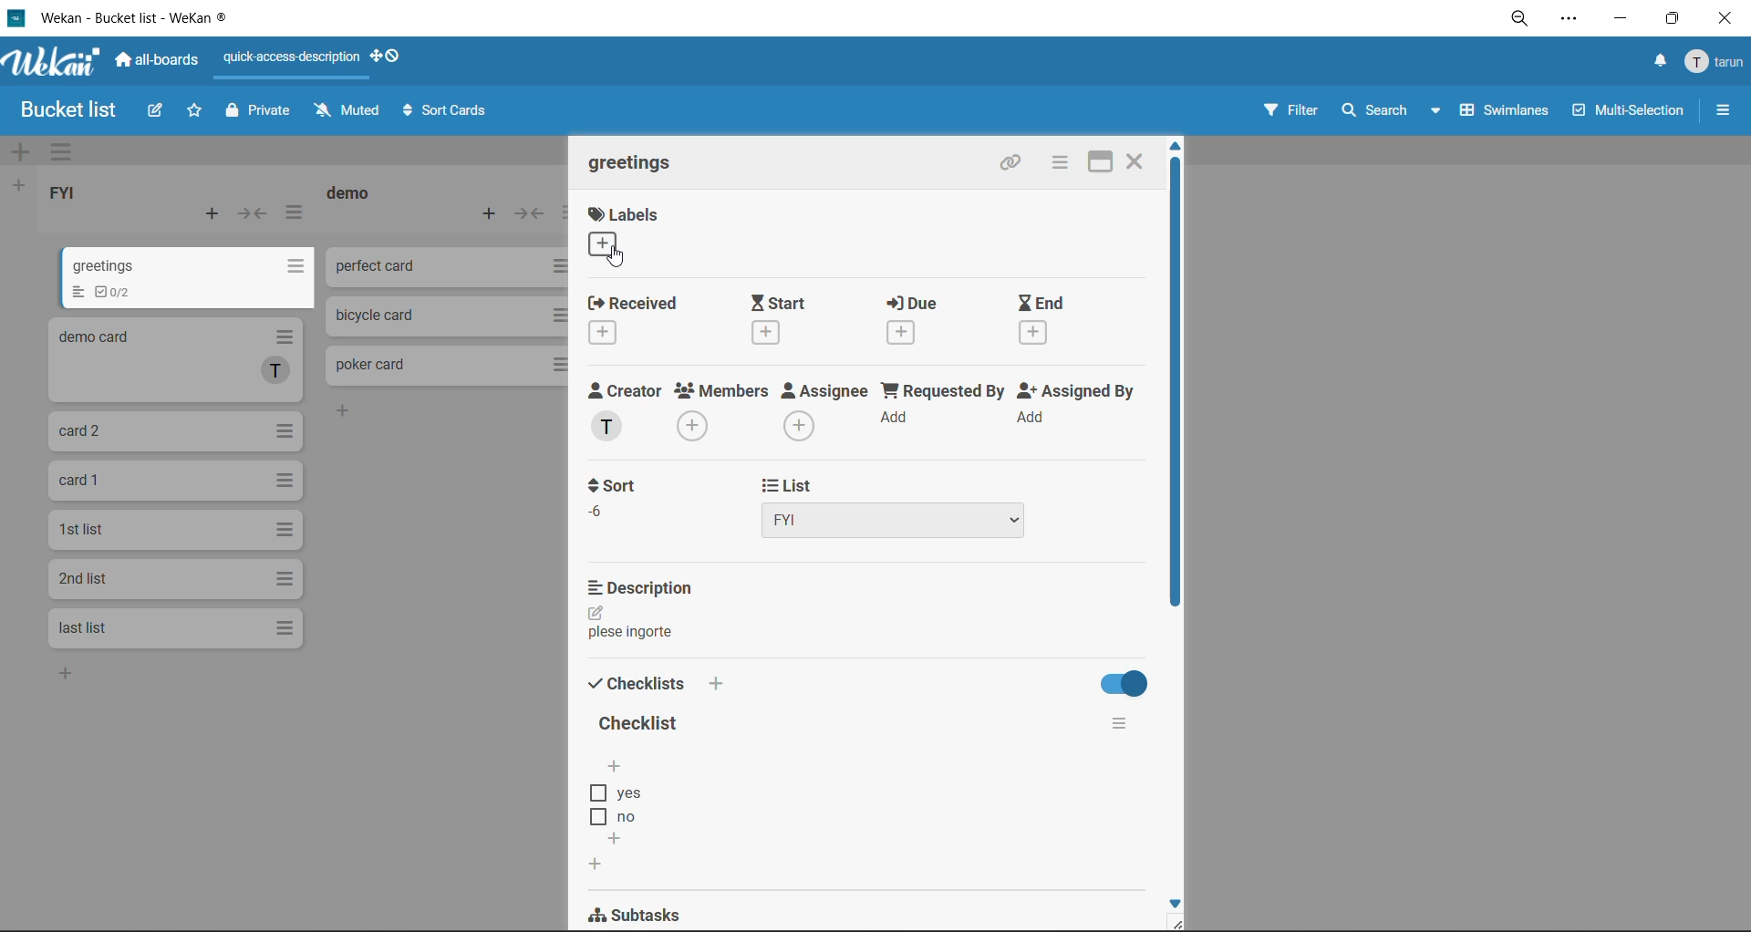 The width and height of the screenshot is (1751, 932). Describe the element at coordinates (1139, 161) in the screenshot. I see `close` at that location.